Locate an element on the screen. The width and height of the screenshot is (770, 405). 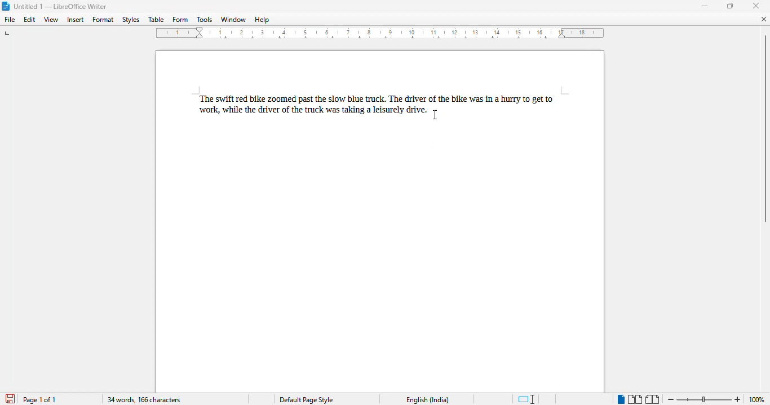
maximize is located at coordinates (731, 6).